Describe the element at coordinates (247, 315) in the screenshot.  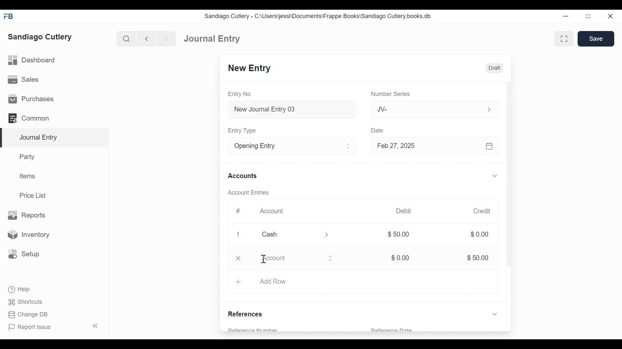
I see `References` at that location.